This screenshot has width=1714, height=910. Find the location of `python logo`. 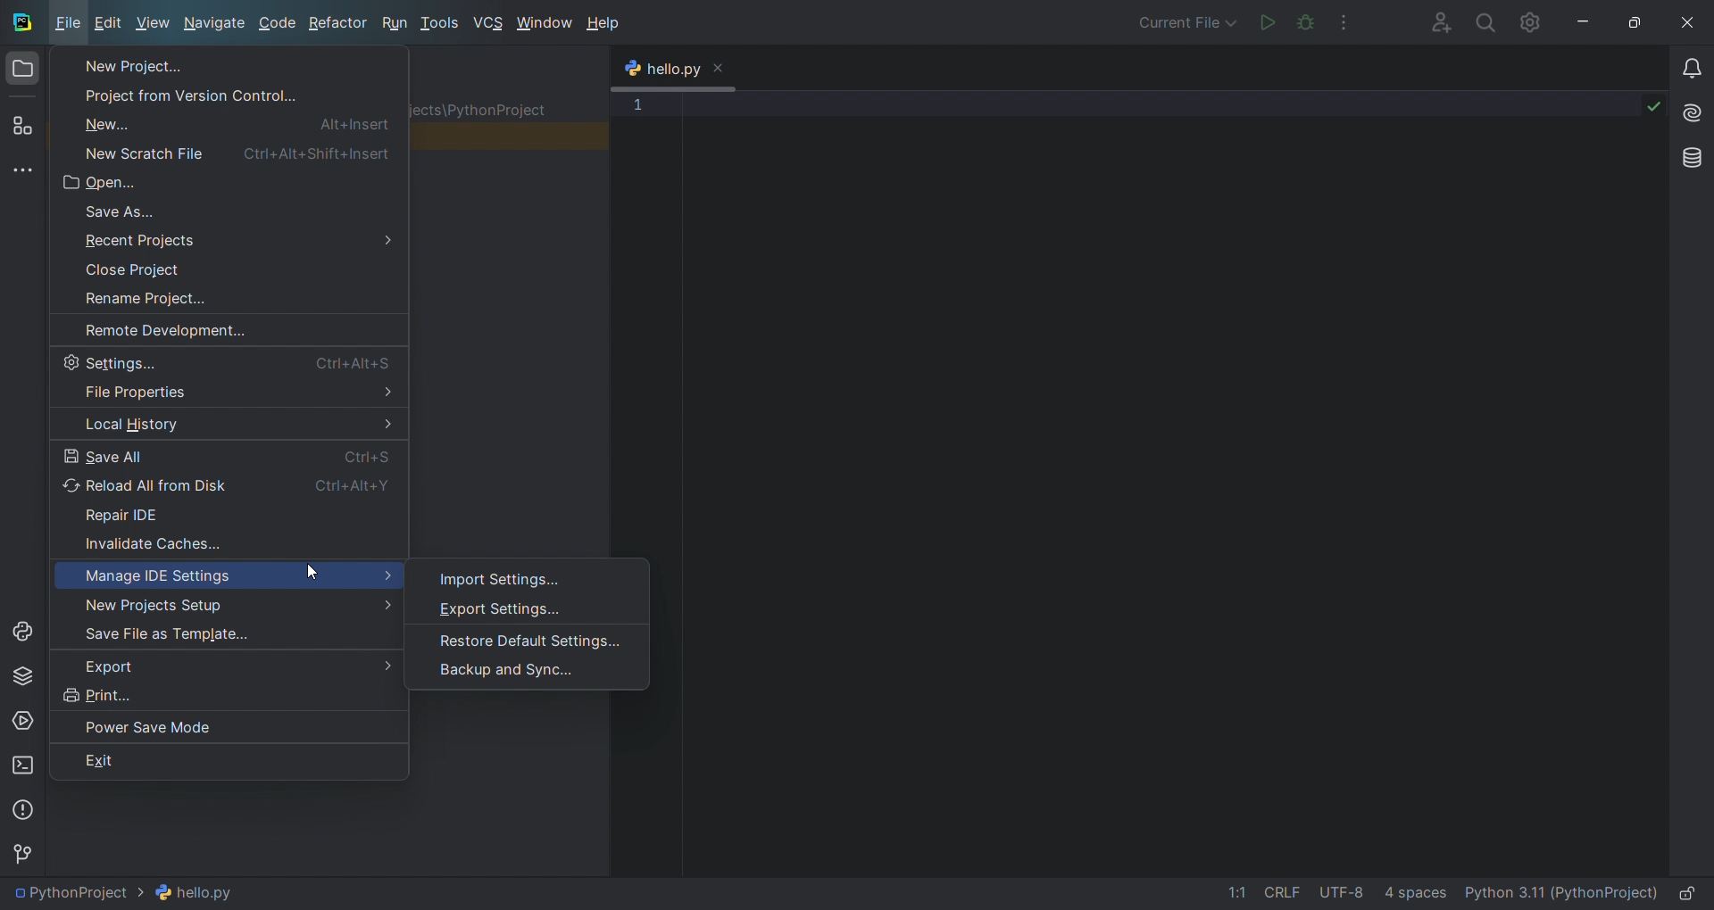

python logo is located at coordinates (631, 70).